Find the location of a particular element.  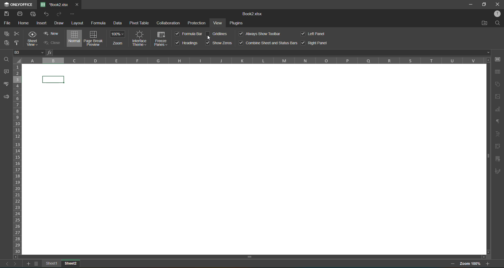

combine sheet and status  bars is located at coordinates (268, 43).